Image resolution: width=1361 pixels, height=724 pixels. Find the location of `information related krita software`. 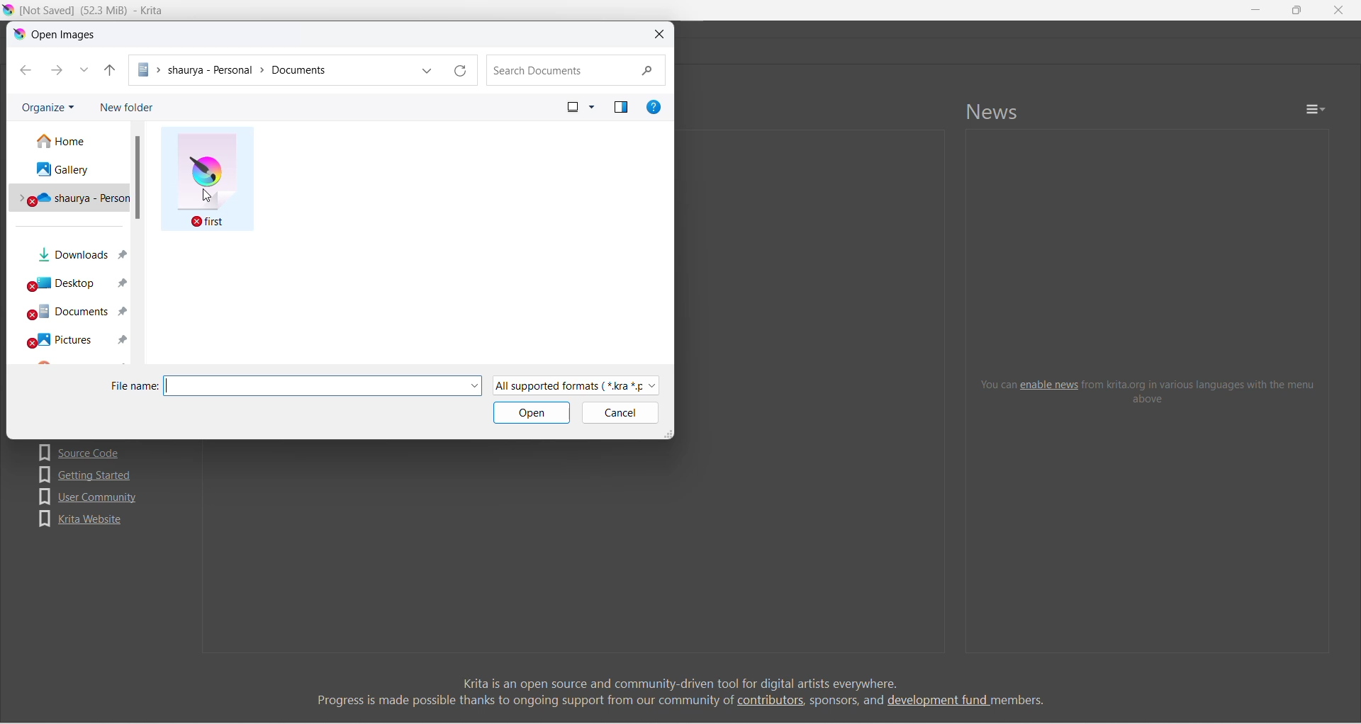

information related krita software is located at coordinates (680, 691).